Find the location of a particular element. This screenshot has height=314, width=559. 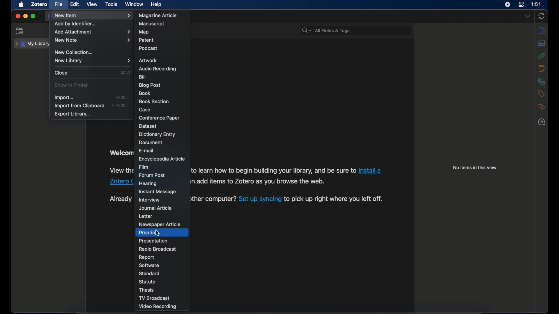

option + shift + command + I is located at coordinates (119, 106).